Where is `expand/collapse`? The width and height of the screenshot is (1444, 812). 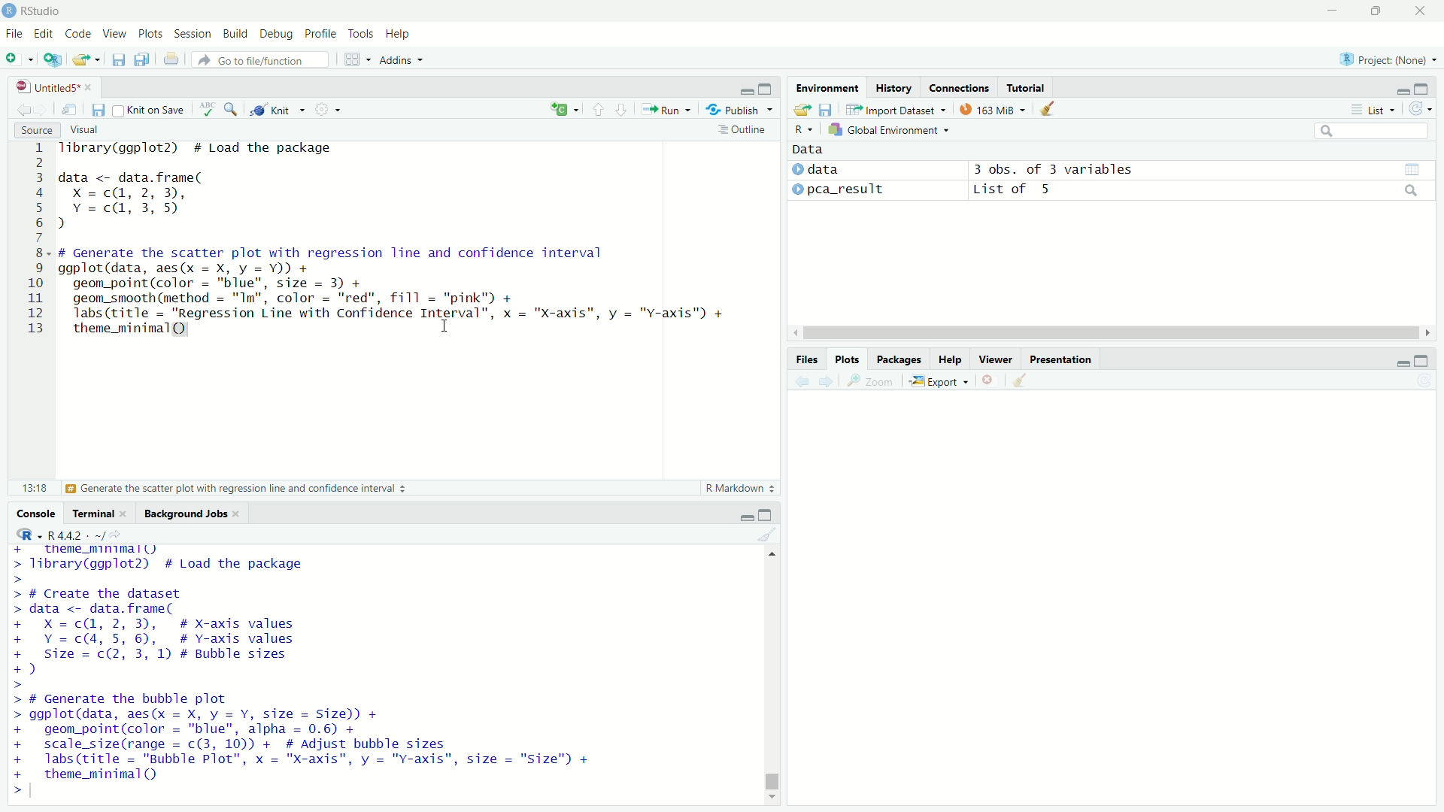
expand/collapse is located at coordinates (796, 170).